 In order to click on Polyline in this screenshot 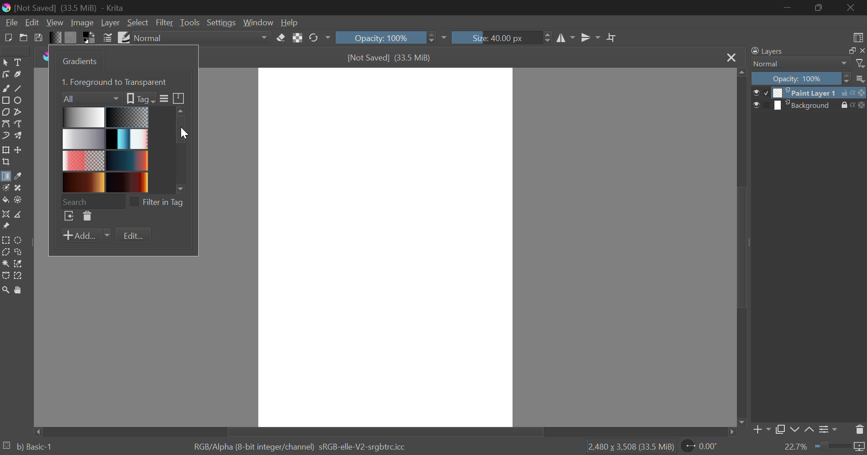, I will do `click(17, 111)`.